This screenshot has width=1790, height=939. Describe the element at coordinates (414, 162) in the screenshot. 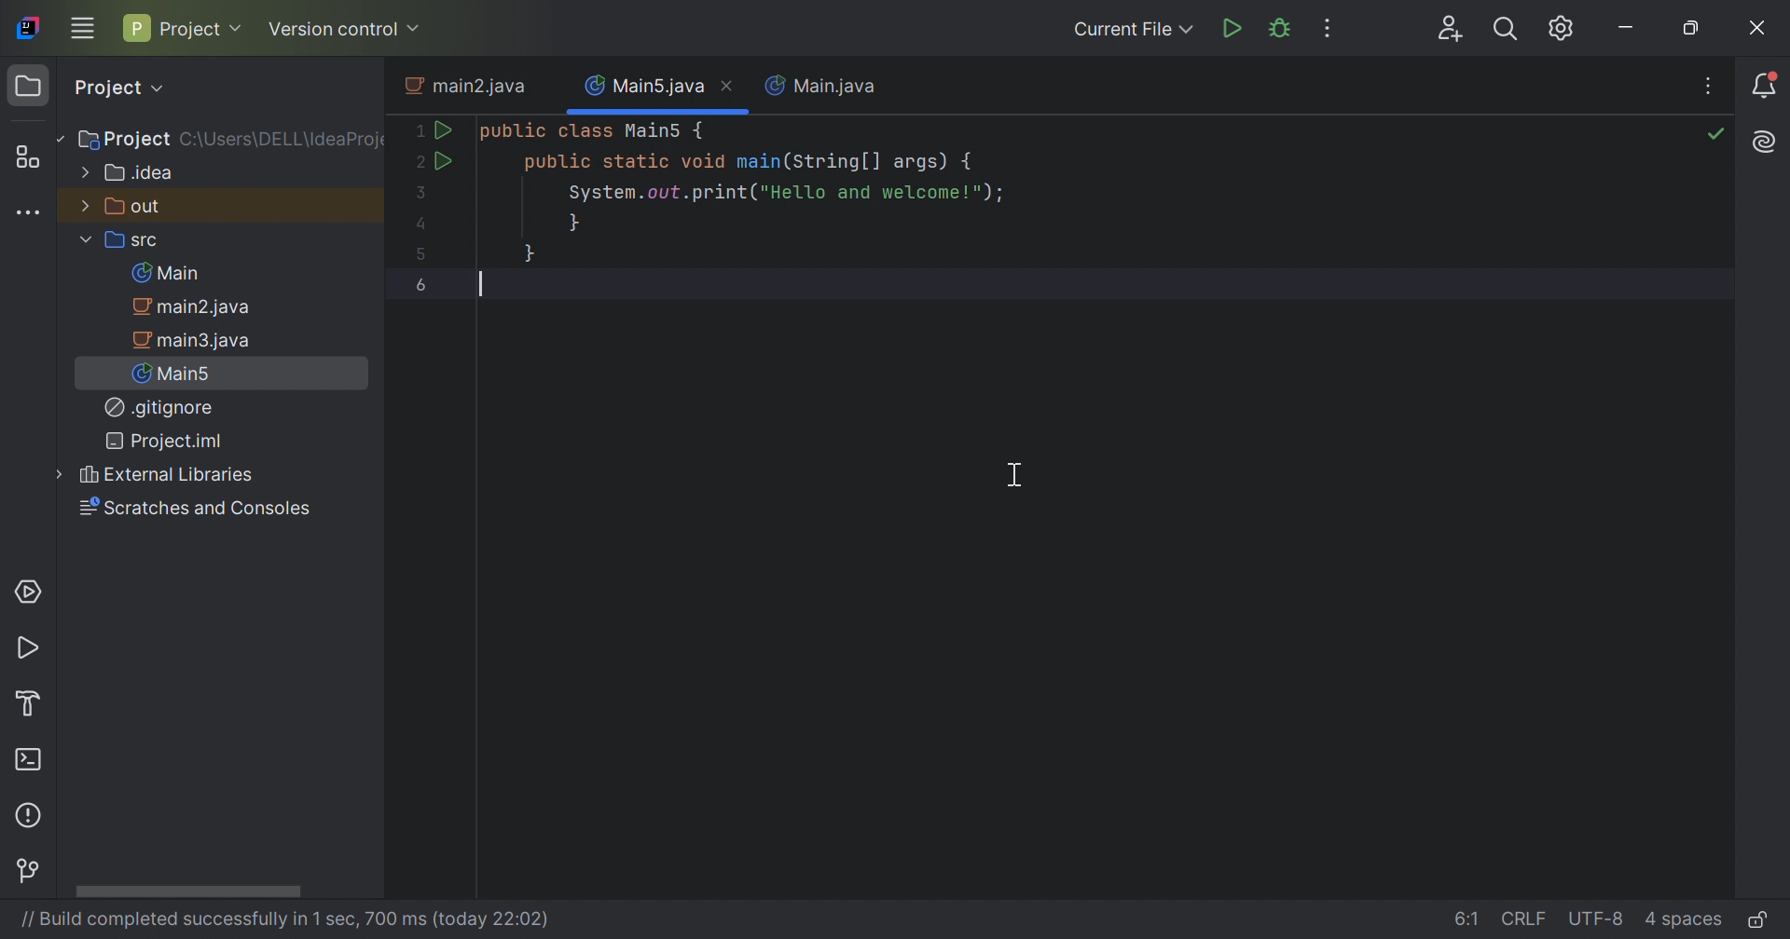

I see `2` at that location.